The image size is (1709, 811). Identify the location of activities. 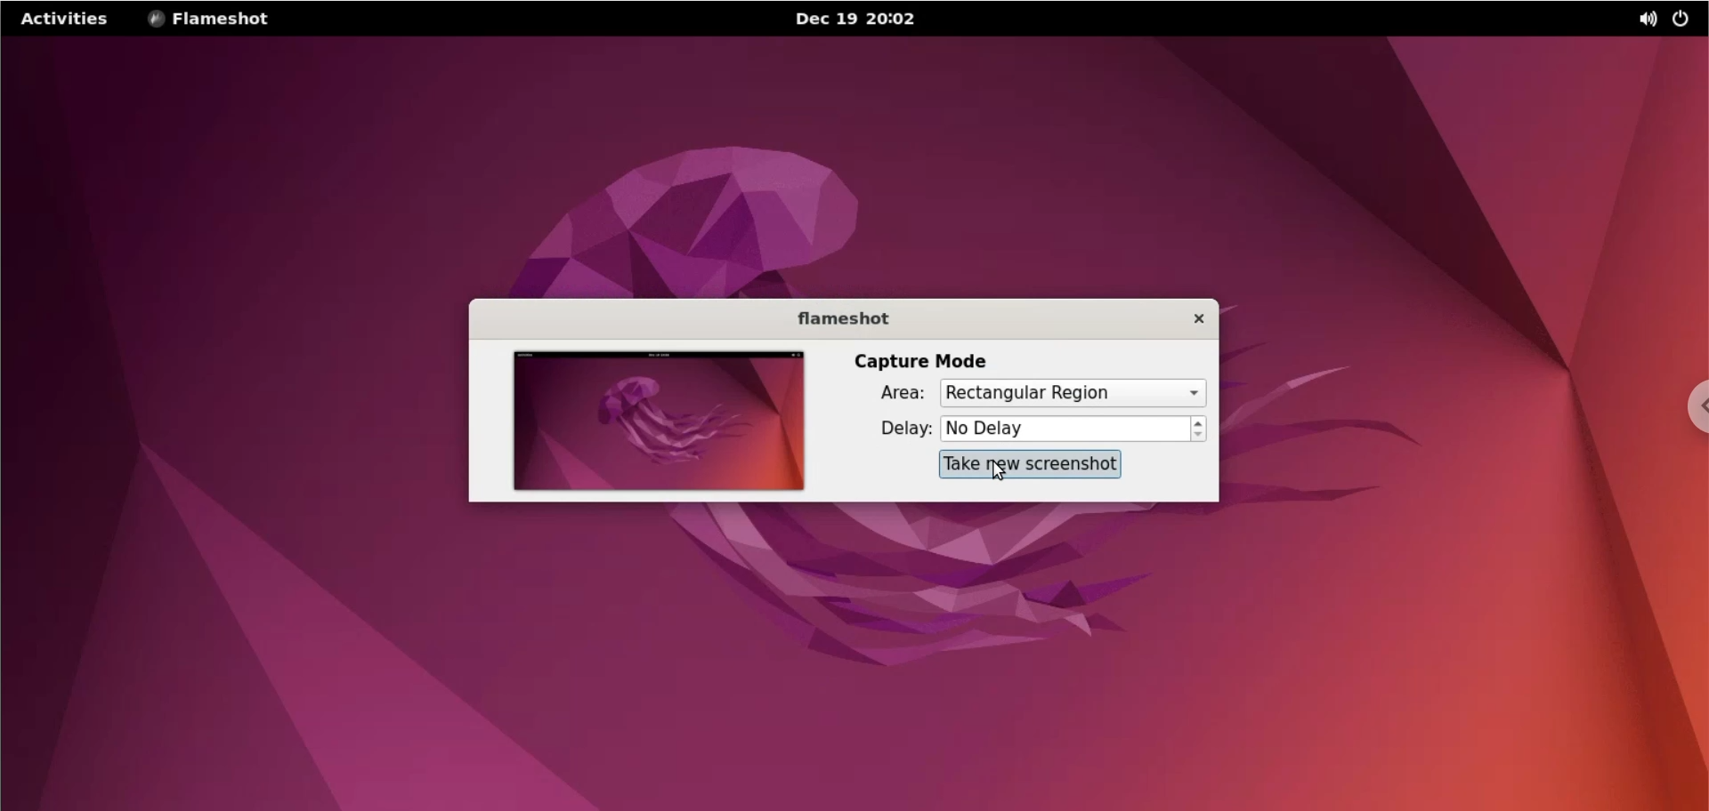
(65, 22).